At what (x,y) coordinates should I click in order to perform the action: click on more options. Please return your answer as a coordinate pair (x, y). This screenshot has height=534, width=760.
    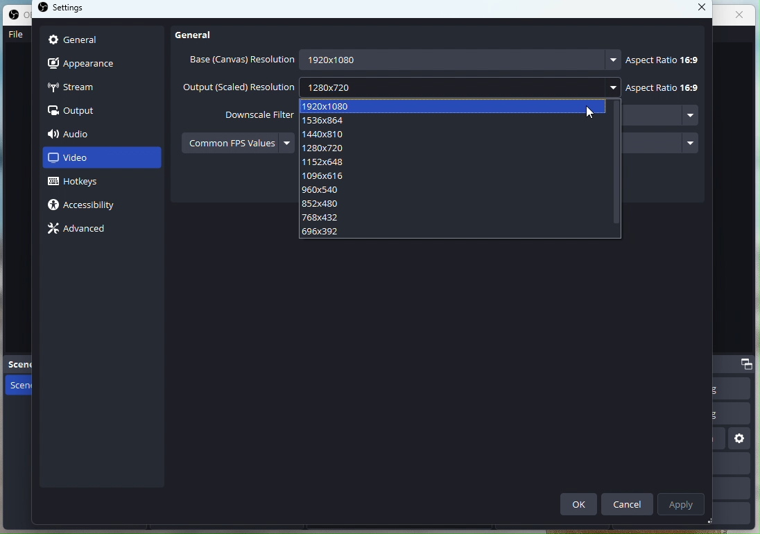
    Looking at the image, I should click on (690, 141).